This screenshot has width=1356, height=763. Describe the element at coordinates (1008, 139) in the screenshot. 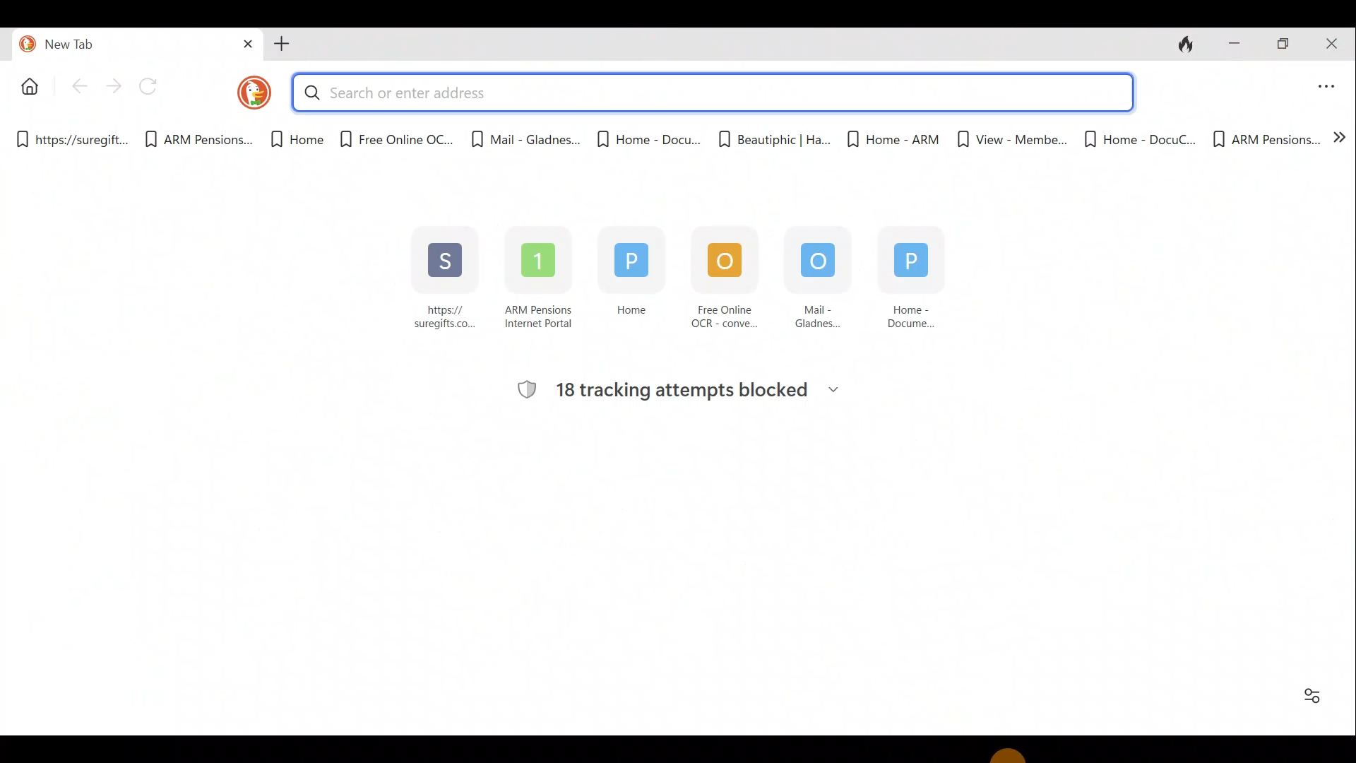

I see `View - Membe...` at that location.